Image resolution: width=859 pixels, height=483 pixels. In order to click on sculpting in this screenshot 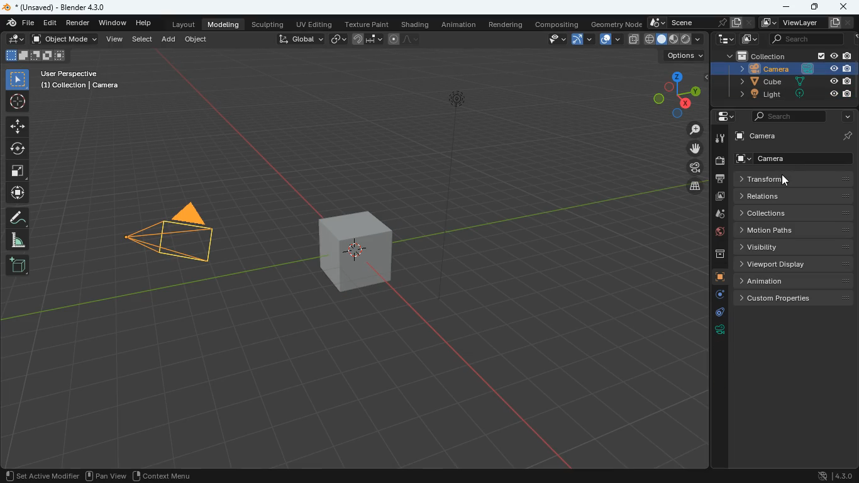, I will do `click(268, 25)`.